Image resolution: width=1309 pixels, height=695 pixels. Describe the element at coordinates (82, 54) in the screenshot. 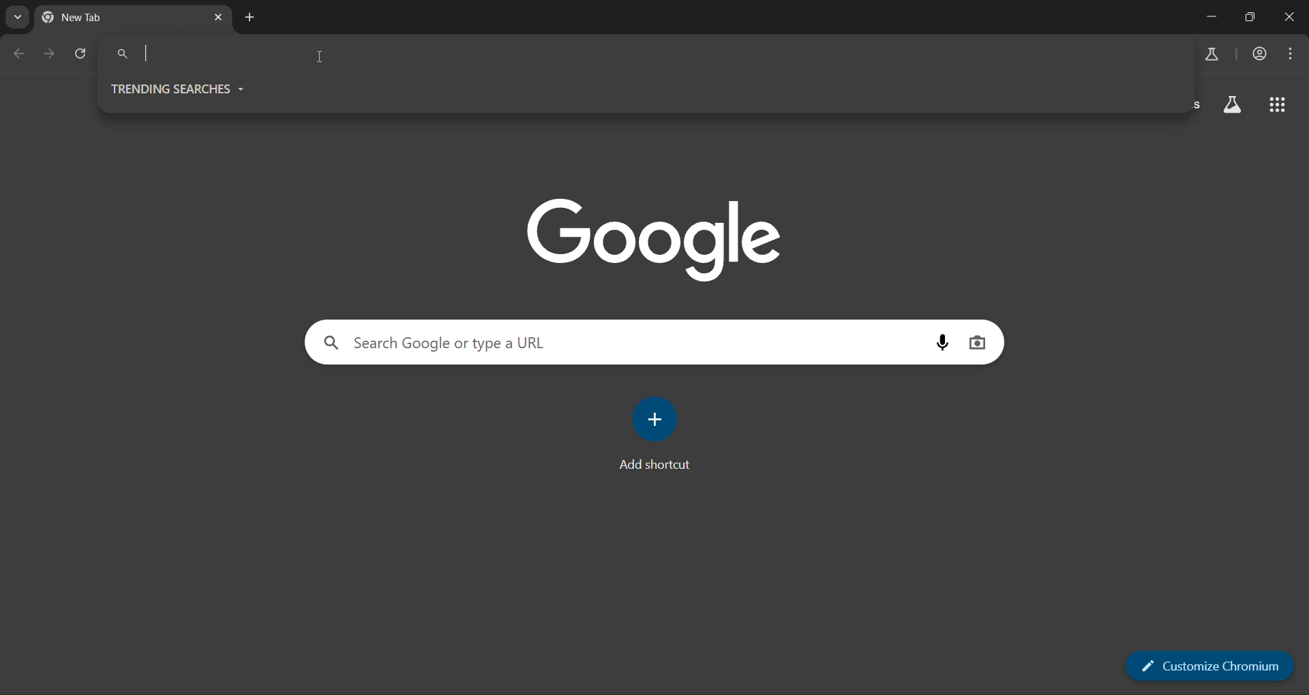

I see `reload page` at that location.